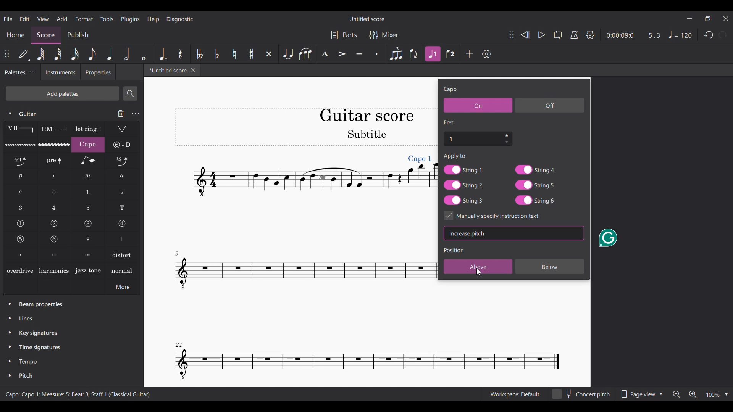  I want to click on Score title, so click(366, 19).